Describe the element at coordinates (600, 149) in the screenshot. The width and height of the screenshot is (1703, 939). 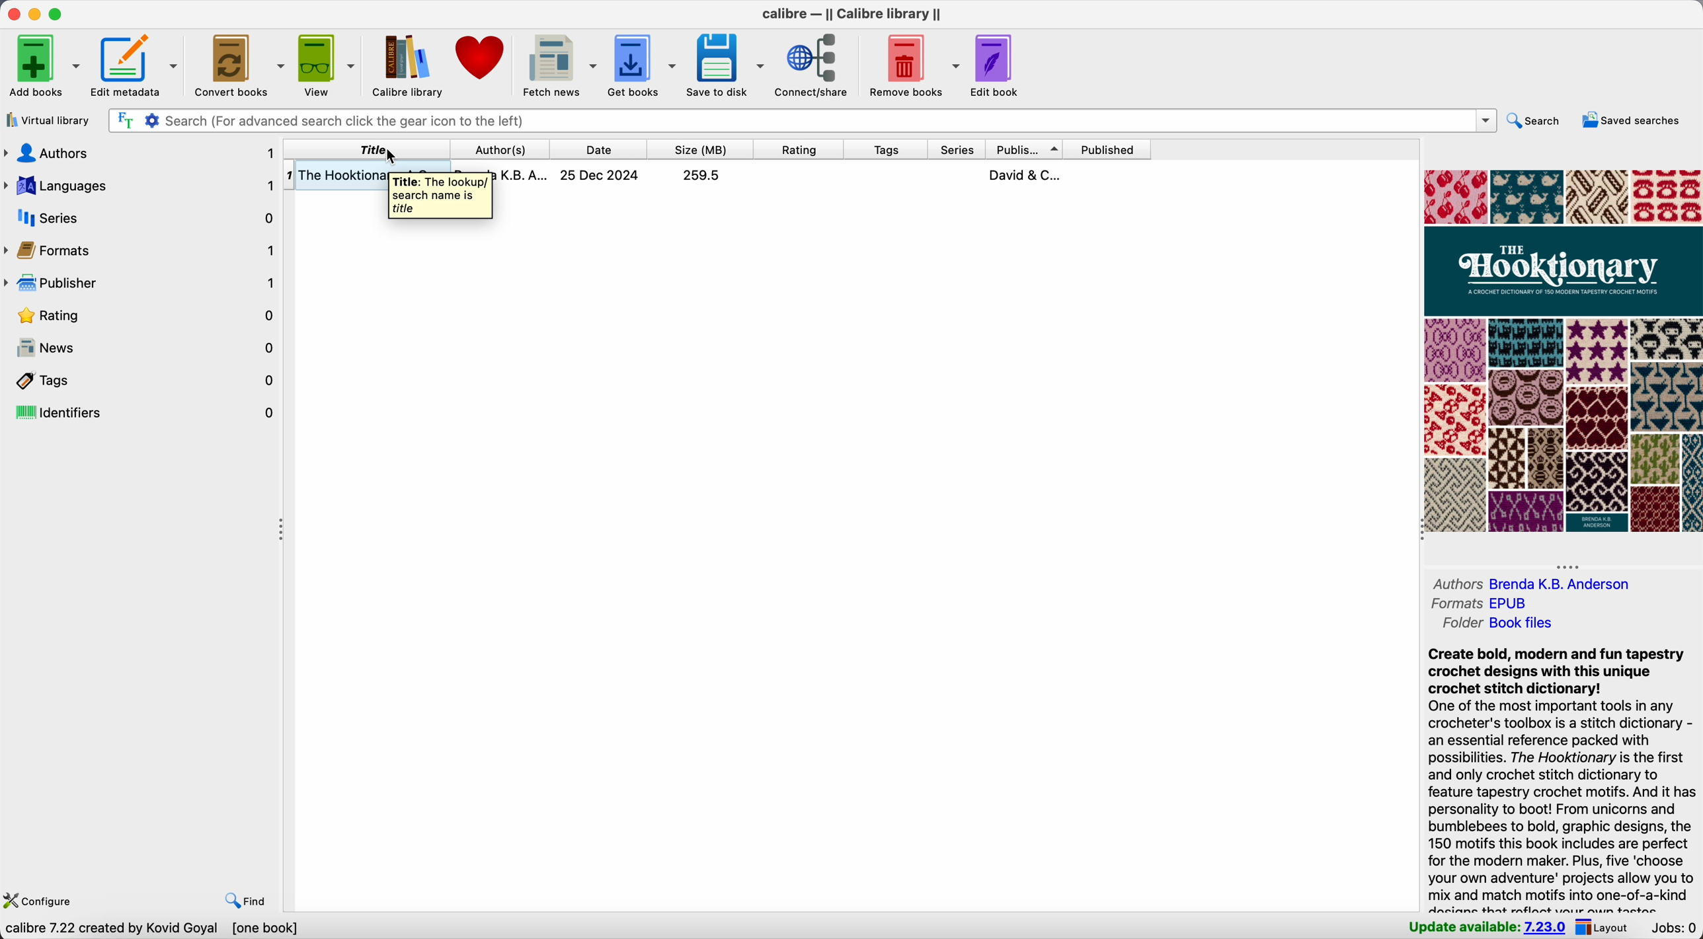
I see `date` at that location.